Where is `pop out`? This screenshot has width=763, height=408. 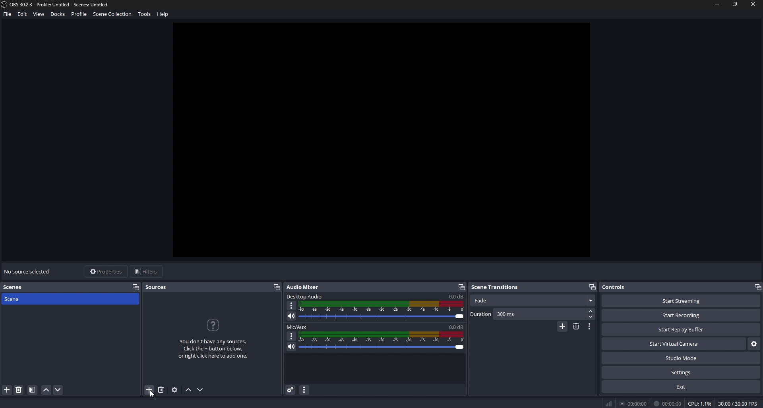 pop out is located at coordinates (136, 287).